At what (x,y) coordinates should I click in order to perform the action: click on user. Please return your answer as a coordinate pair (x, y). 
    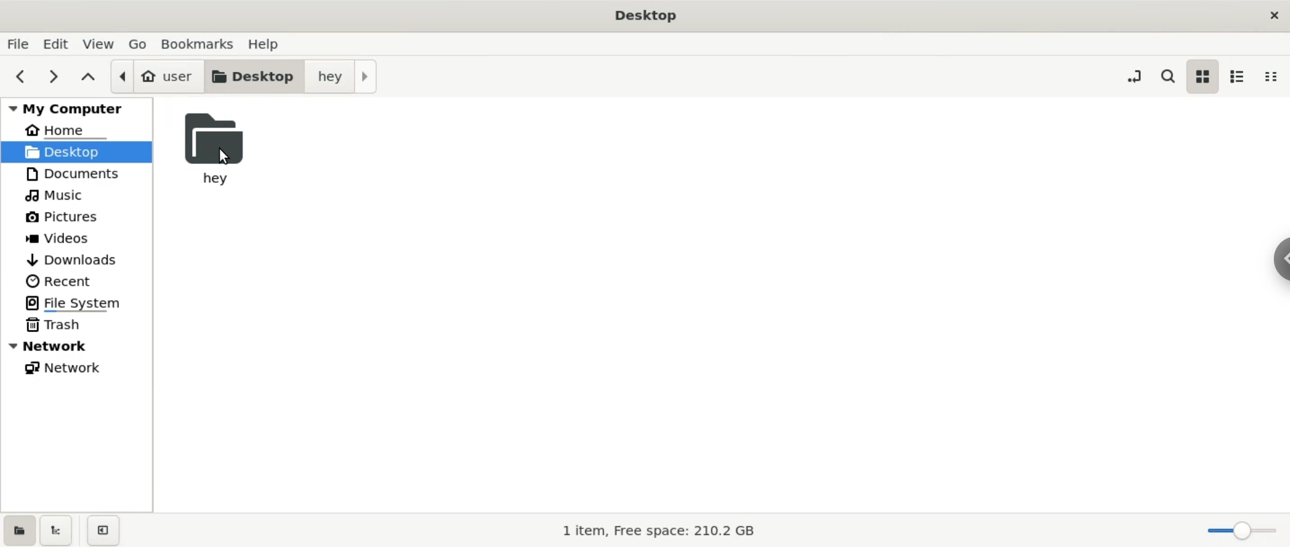
    Looking at the image, I should click on (152, 75).